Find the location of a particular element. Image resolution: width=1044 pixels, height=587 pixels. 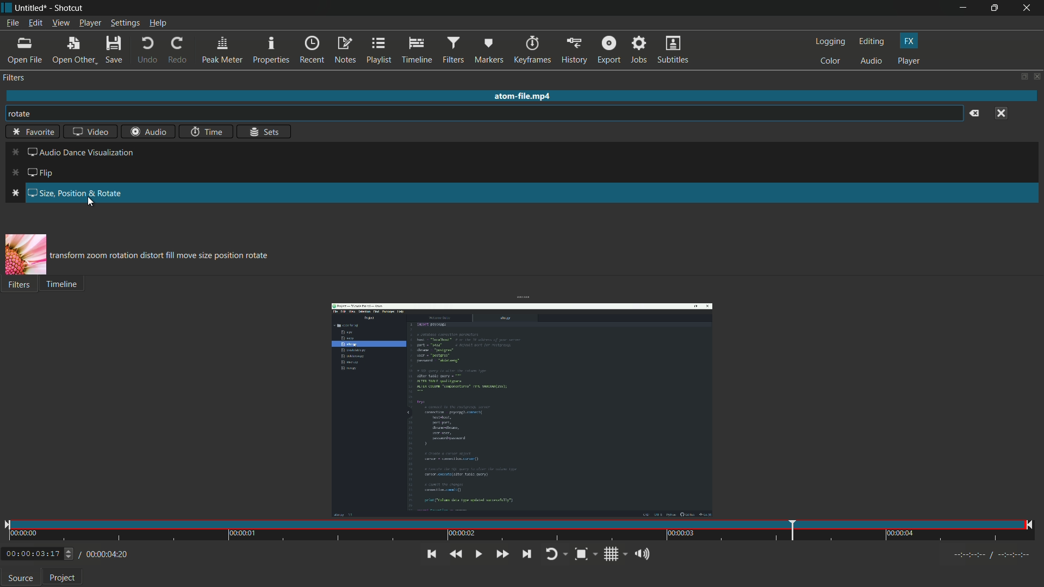

undo is located at coordinates (145, 51).